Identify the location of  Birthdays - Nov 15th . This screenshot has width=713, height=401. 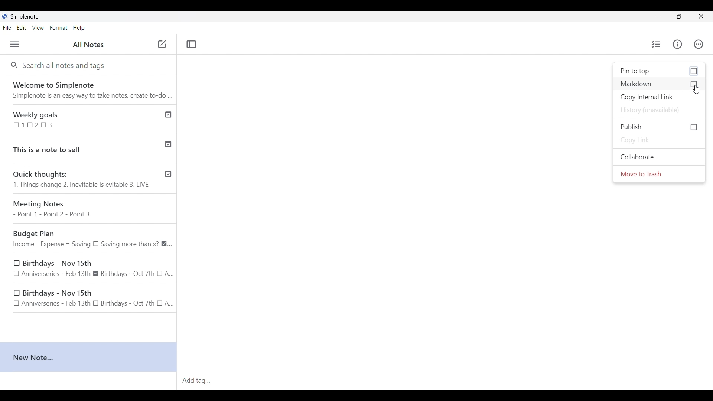
(93, 268).